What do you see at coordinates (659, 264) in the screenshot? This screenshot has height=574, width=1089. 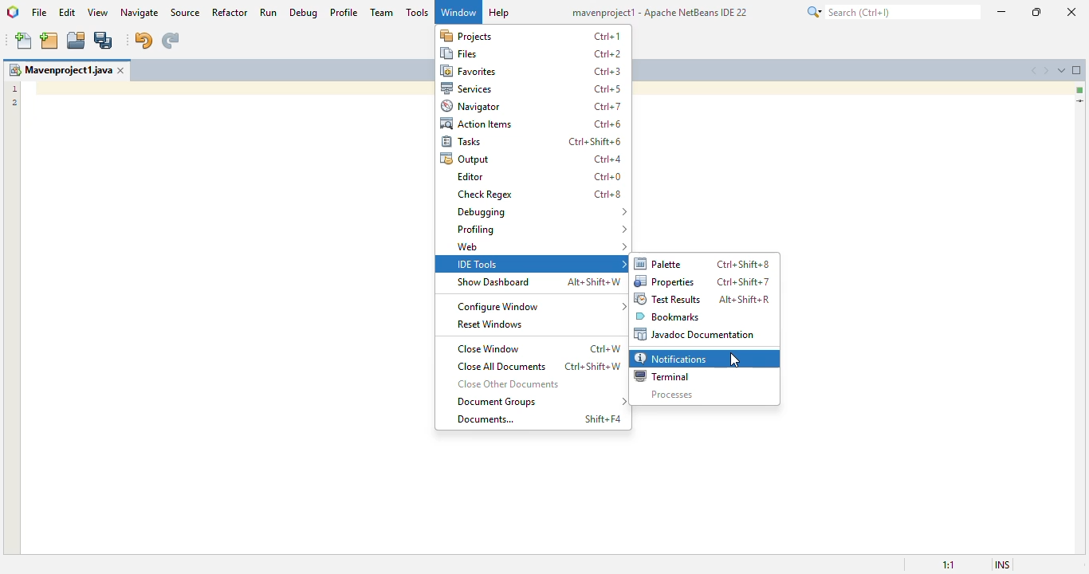 I see `palette` at bounding box center [659, 264].